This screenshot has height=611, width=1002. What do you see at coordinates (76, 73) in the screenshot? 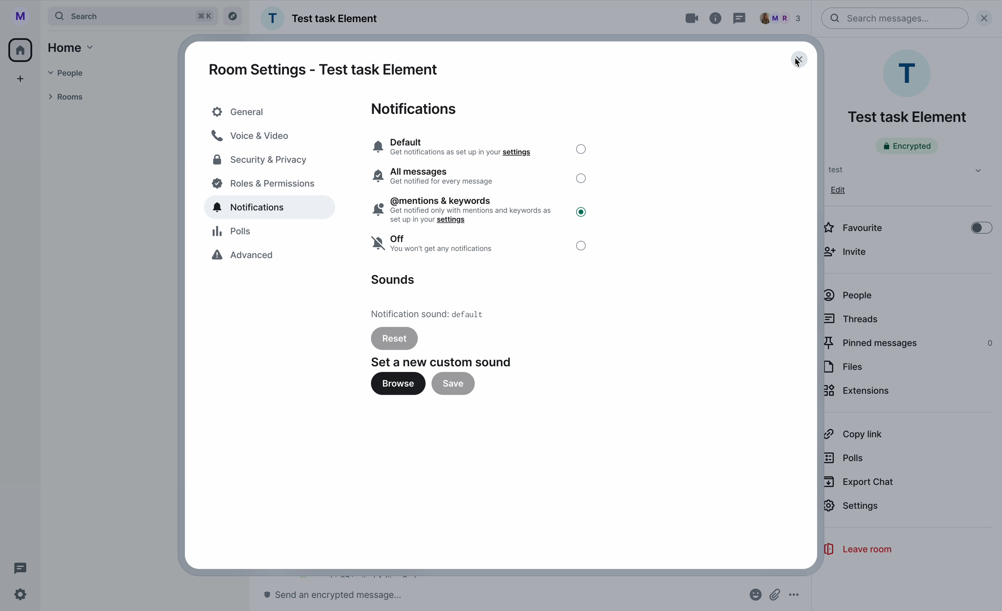
I see `people tab` at bounding box center [76, 73].